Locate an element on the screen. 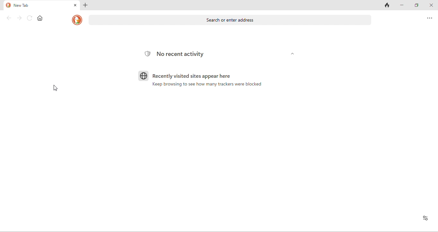  forward is located at coordinates (20, 18).